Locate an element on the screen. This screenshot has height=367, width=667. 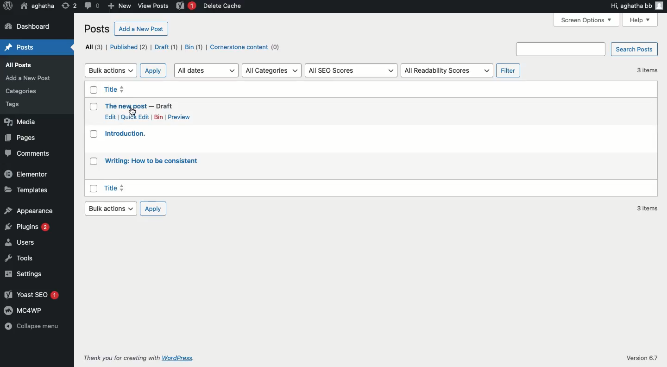
Bin is located at coordinates (157, 117).